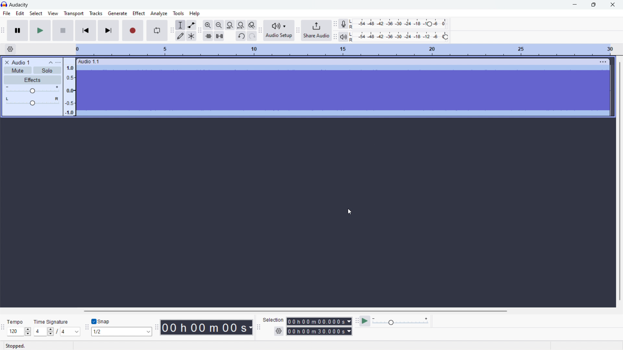 The height and width of the screenshot is (350, 623). What do you see at coordinates (316, 31) in the screenshot?
I see `share audio` at bounding box center [316, 31].